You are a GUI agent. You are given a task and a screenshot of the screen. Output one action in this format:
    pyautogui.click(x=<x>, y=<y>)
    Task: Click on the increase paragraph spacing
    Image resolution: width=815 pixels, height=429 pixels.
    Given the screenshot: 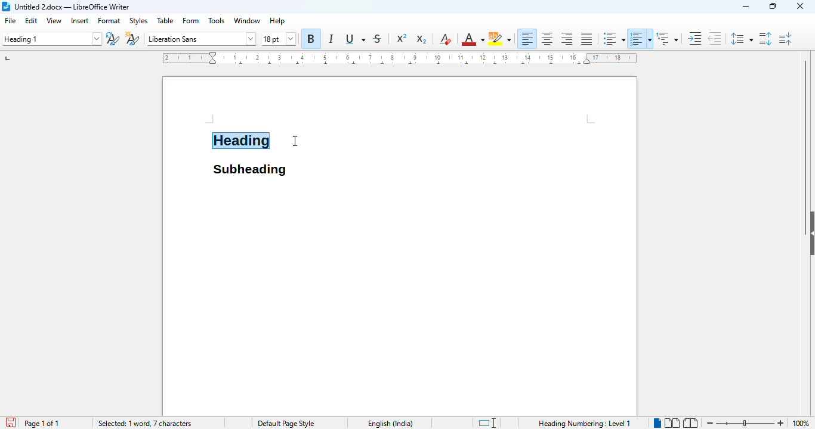 What is the action you would take?
    pyautogui.click(x=765, y=38)
    